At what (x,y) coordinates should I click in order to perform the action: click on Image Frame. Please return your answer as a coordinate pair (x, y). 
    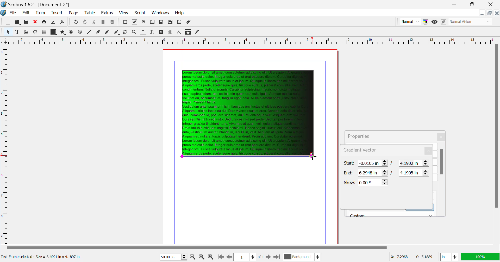
    Looking at the image, I should click on (26, 32).